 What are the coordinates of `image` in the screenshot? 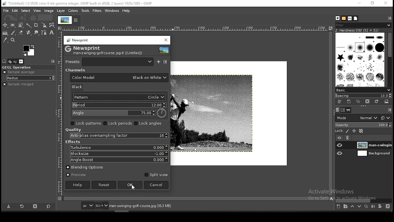 It's located at (49, 11).